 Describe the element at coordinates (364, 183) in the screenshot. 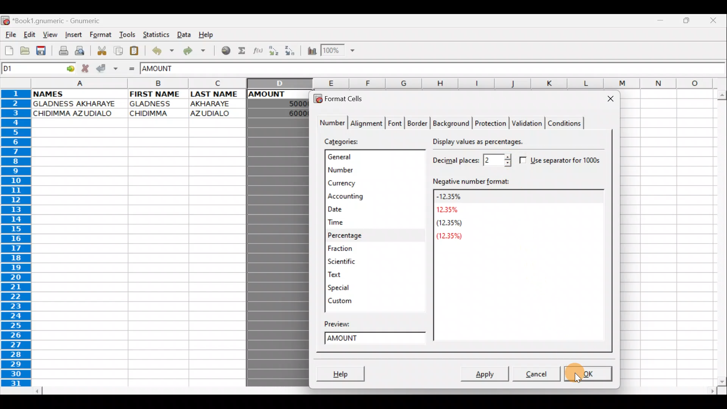

I see `Currency` at that location.